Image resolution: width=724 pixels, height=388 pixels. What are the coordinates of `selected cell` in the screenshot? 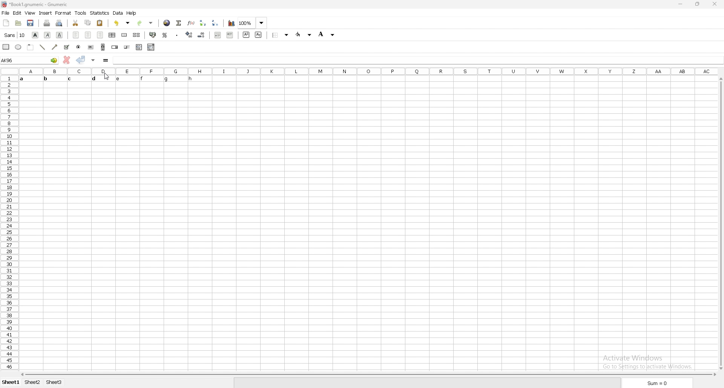 It's located at (30, 60).